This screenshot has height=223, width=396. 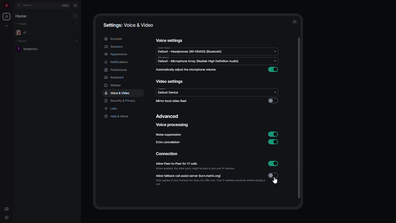 I want to click on security & privacy, so click(x=121, y=101).